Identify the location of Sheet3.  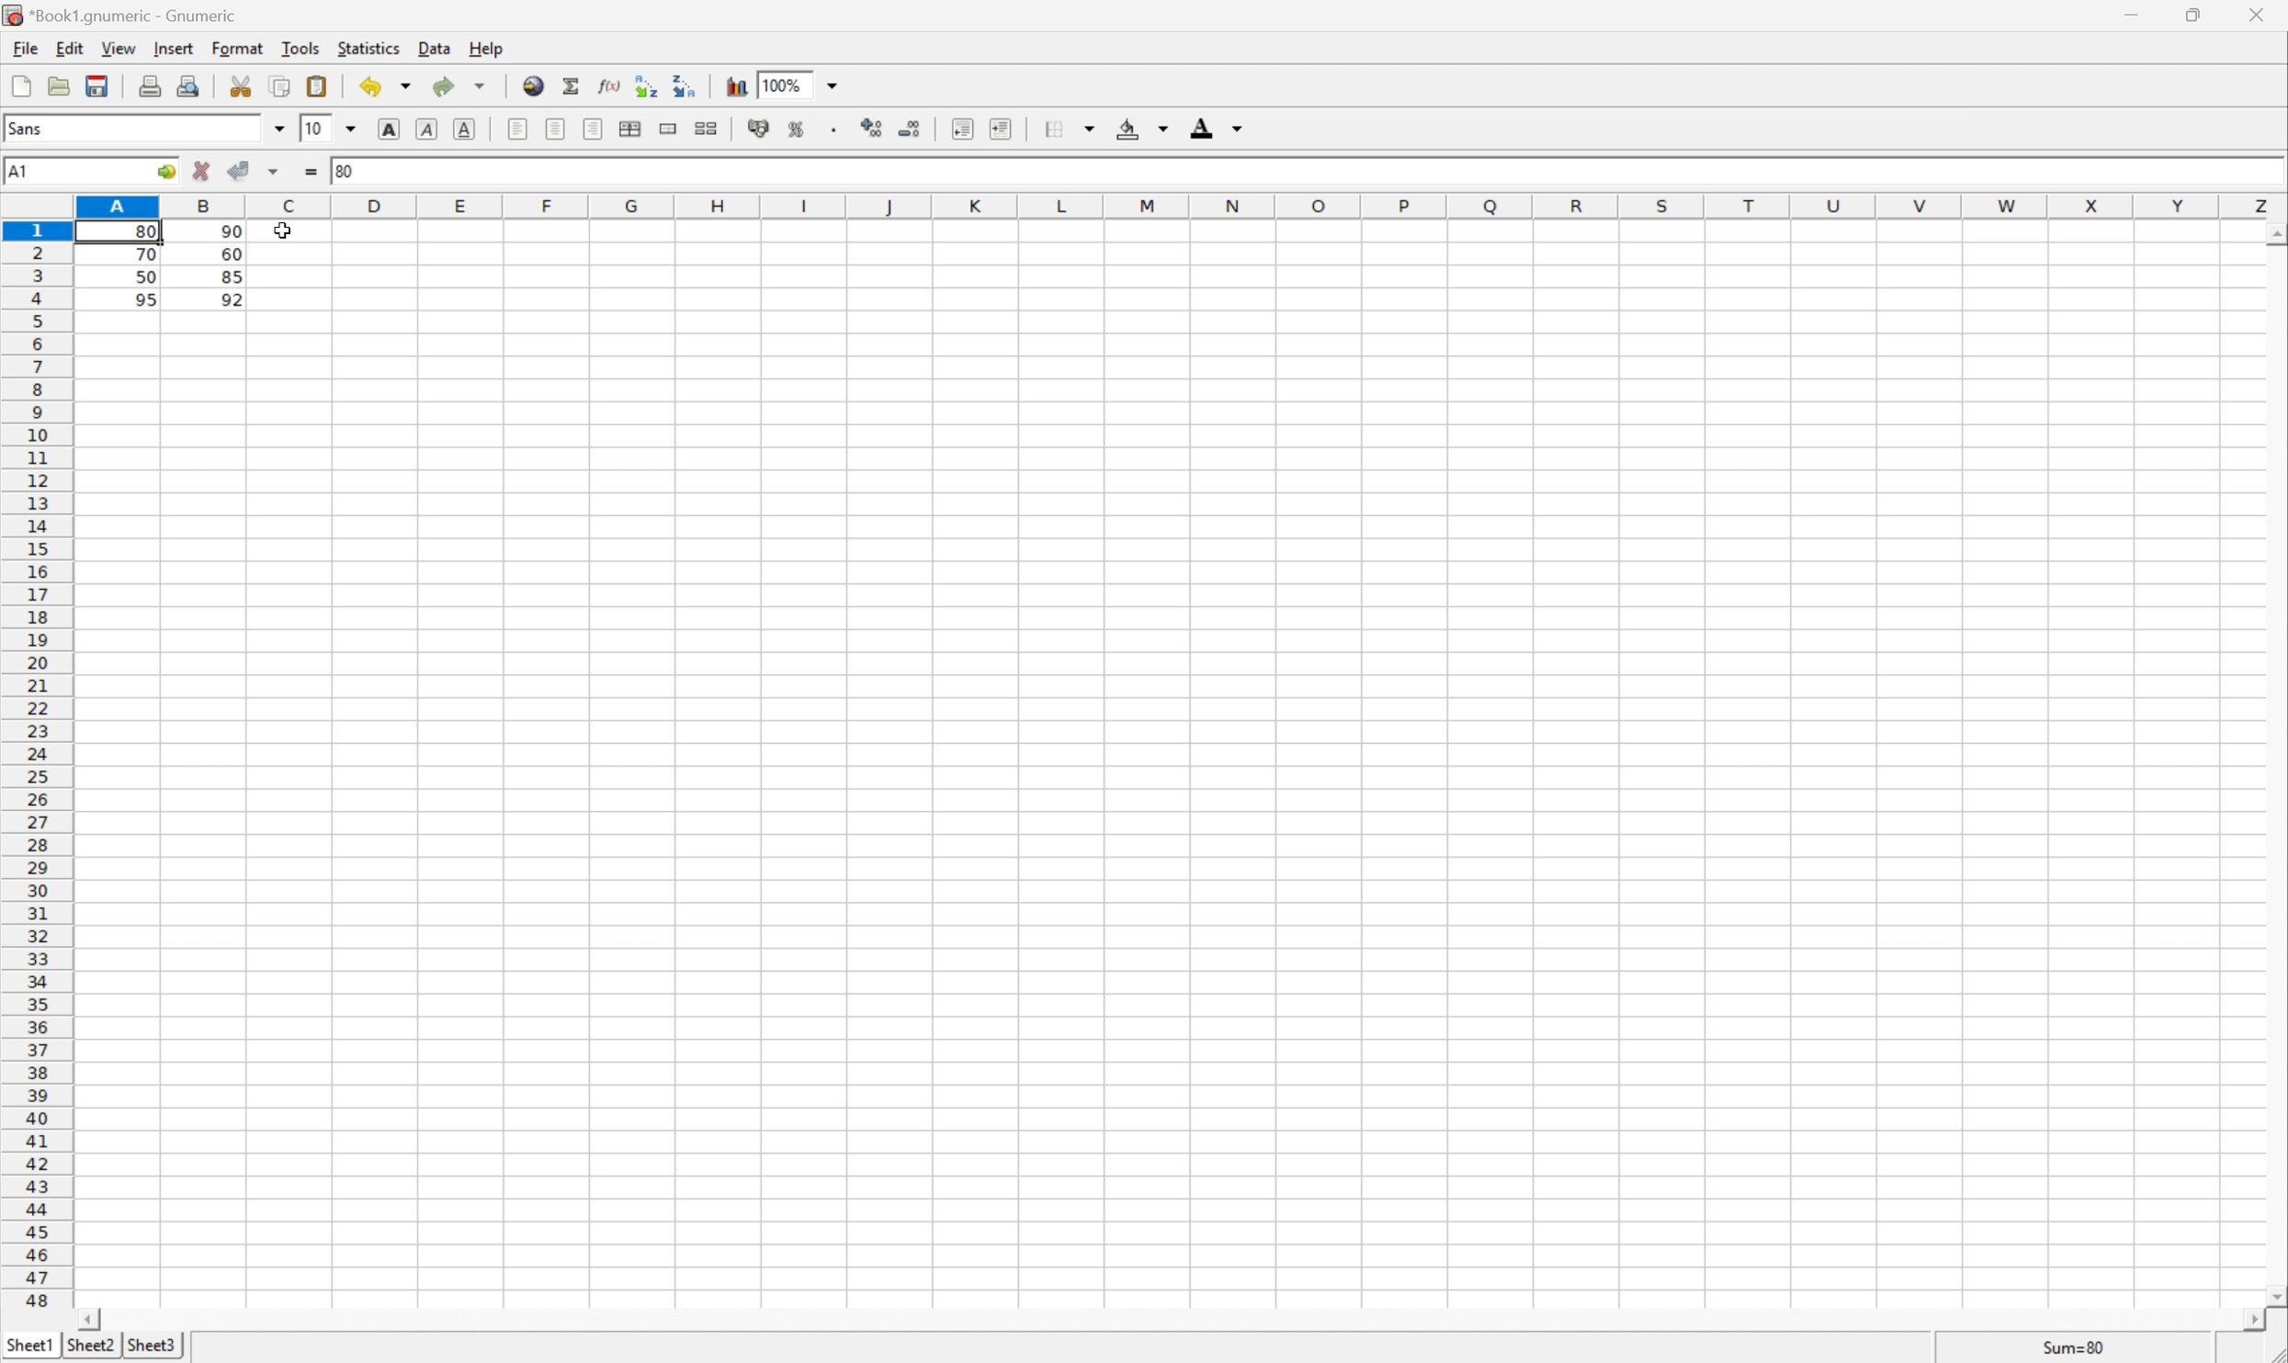
(152, 1345).